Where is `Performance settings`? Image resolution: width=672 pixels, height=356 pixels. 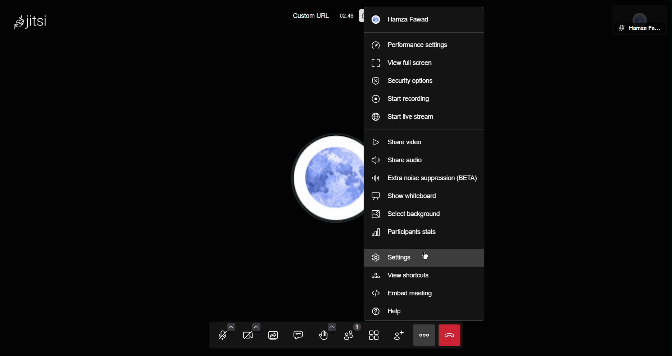
Performance settings is located at coordinates (412, 44).